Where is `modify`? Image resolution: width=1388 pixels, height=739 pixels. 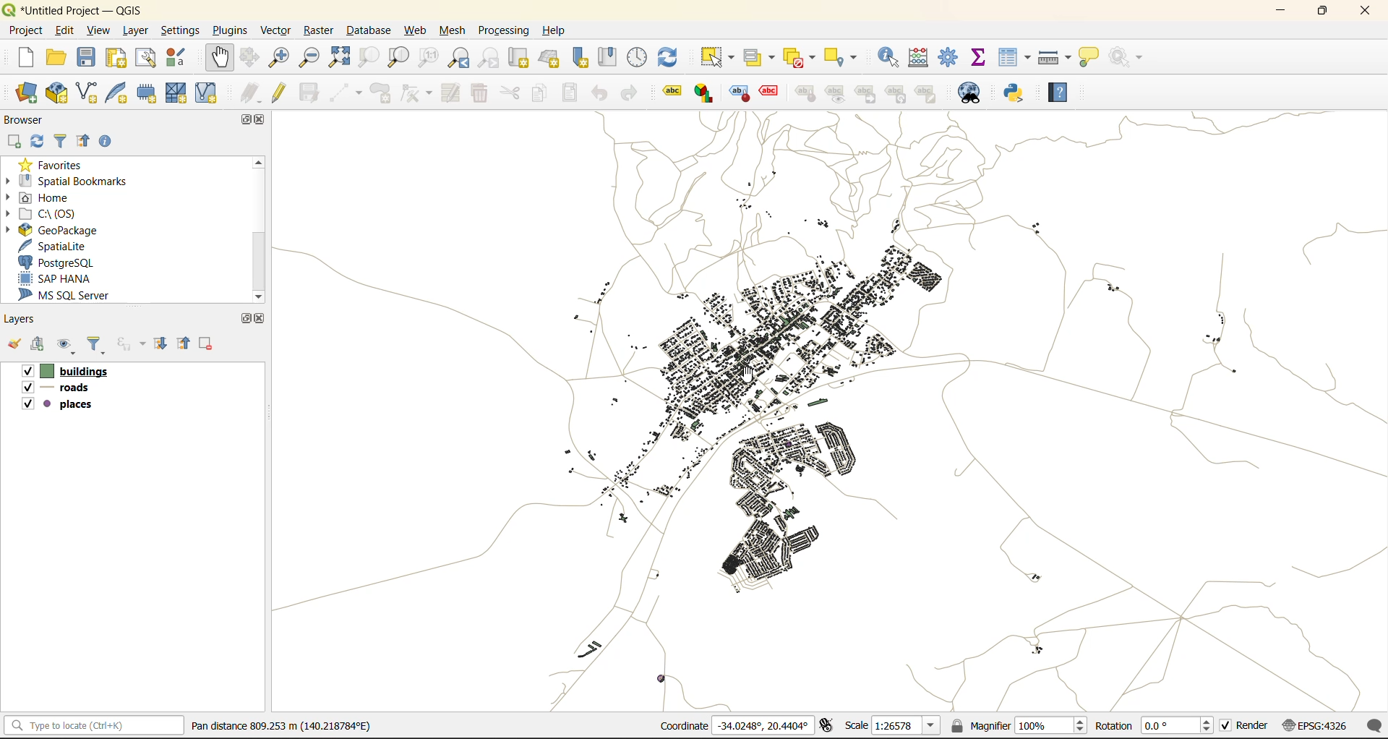
modify is located at coordinates (450, 93).